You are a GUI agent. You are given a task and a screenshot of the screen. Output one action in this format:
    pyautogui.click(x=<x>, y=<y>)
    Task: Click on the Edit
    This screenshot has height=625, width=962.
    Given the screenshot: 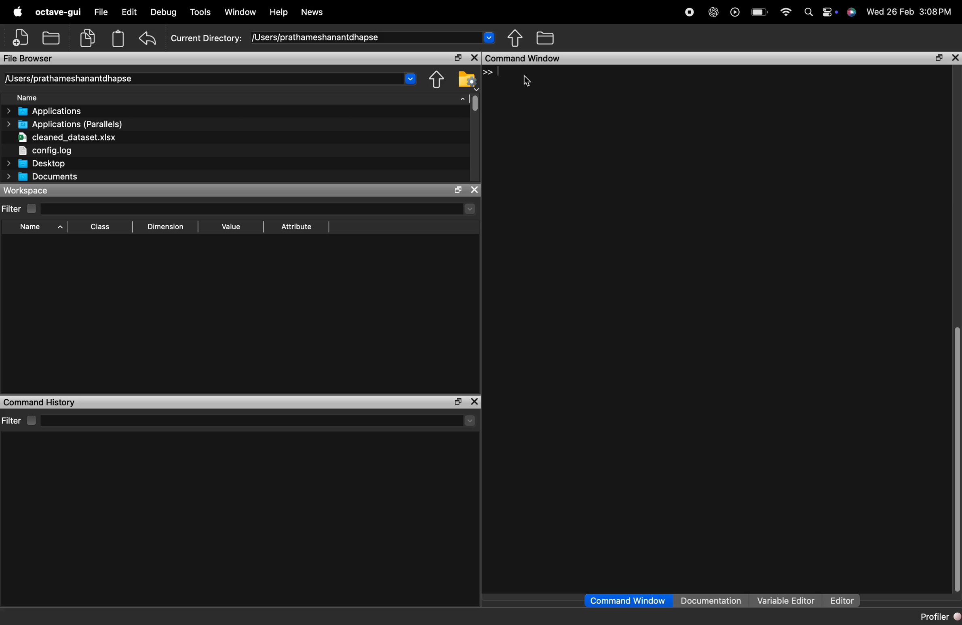 What is the action you would take?
    pyautogui.click(x=127, y=12)
    